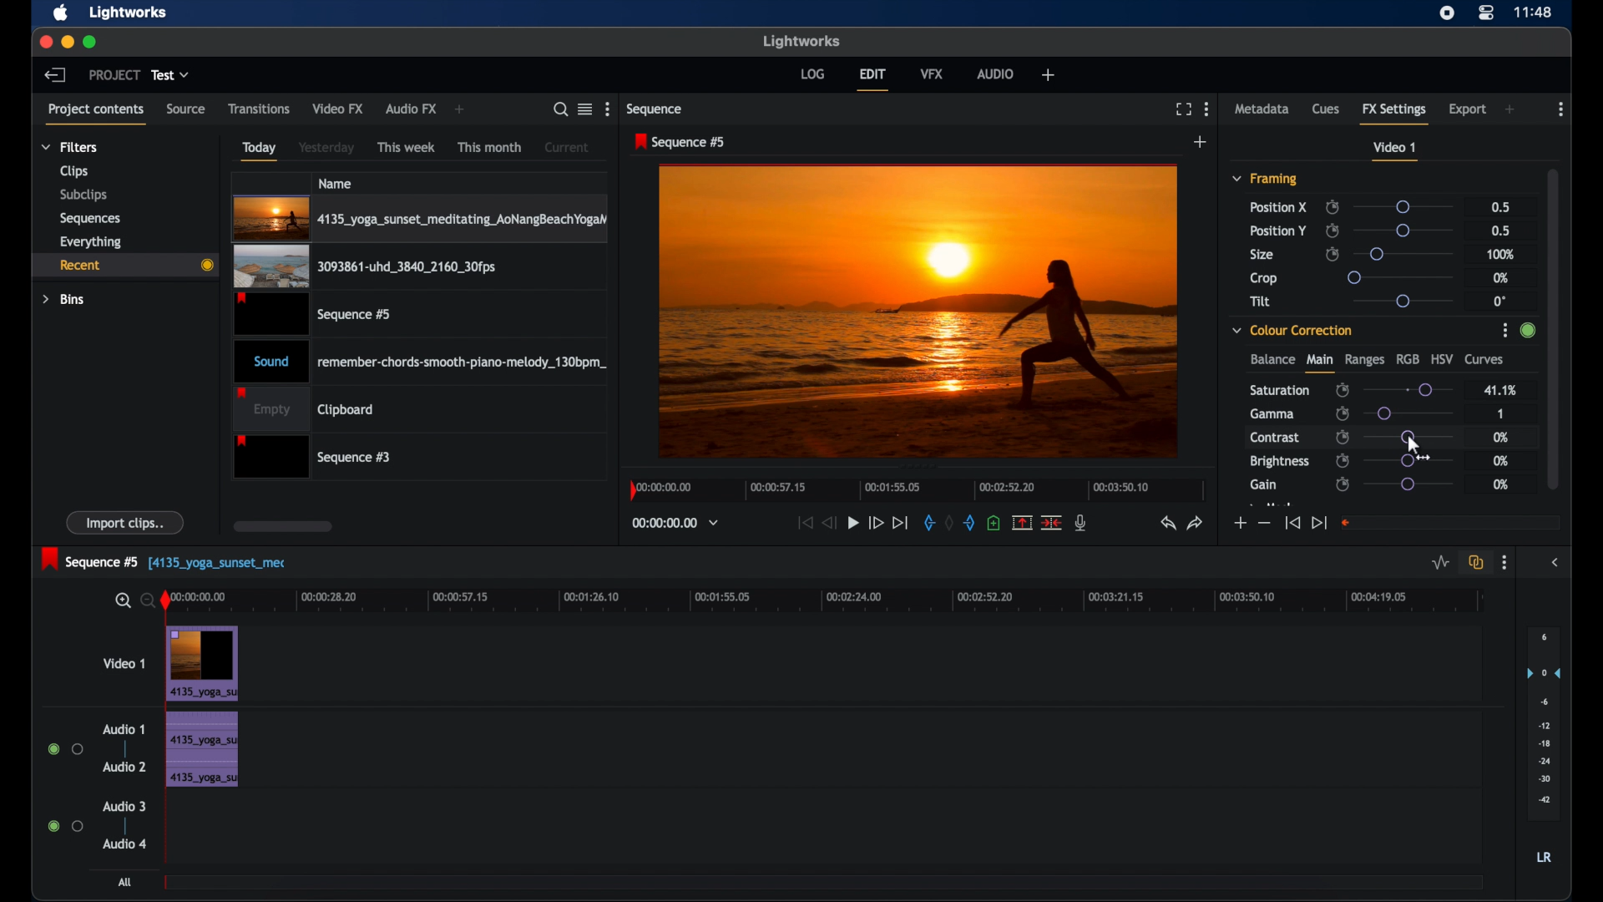 This screenshot has width=1603, height=902. Describe the element at coordinates (461, 110) in the screenshot. I see `add` at that location.